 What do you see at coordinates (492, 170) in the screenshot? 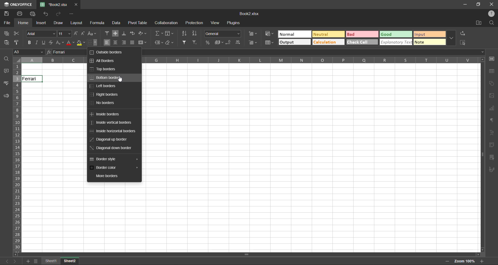
I see `signature` at bounding box center [492, 170].